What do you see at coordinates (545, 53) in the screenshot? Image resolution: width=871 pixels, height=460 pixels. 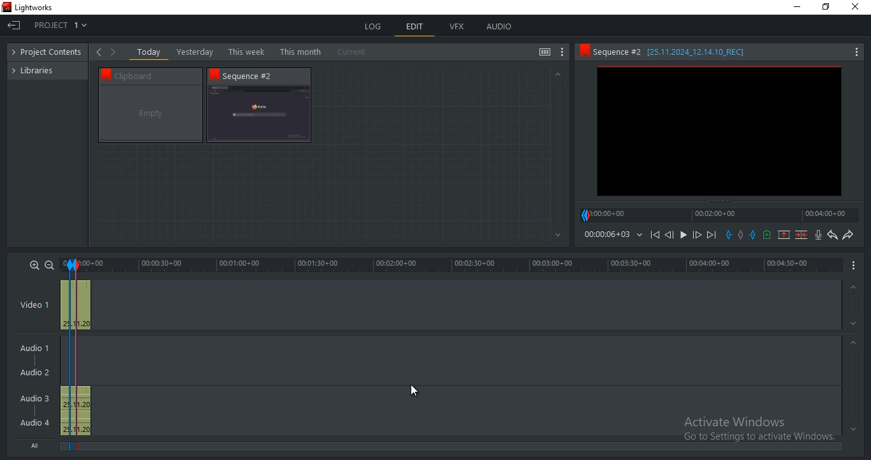 I see `toggle ` at bounding box center [545, 53].